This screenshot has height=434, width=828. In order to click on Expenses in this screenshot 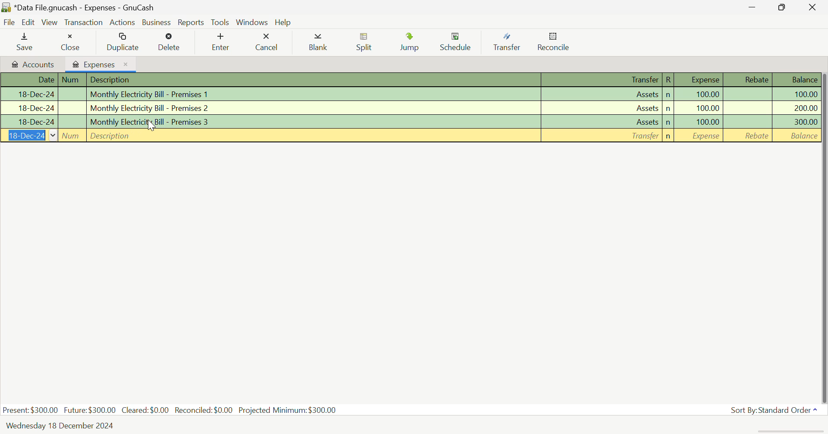, I will do `click(101, 64)`.